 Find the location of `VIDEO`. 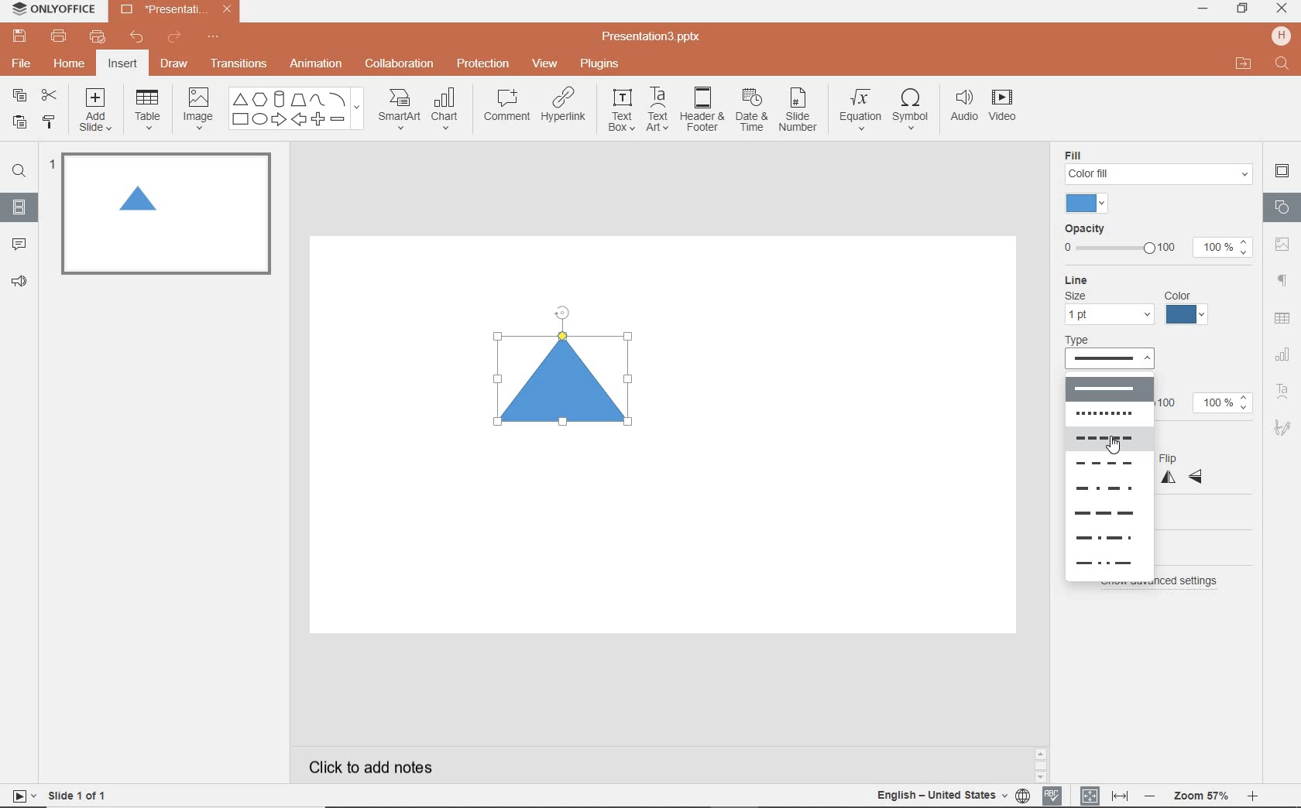

VIDEO is located at coordinates (1008, 108).